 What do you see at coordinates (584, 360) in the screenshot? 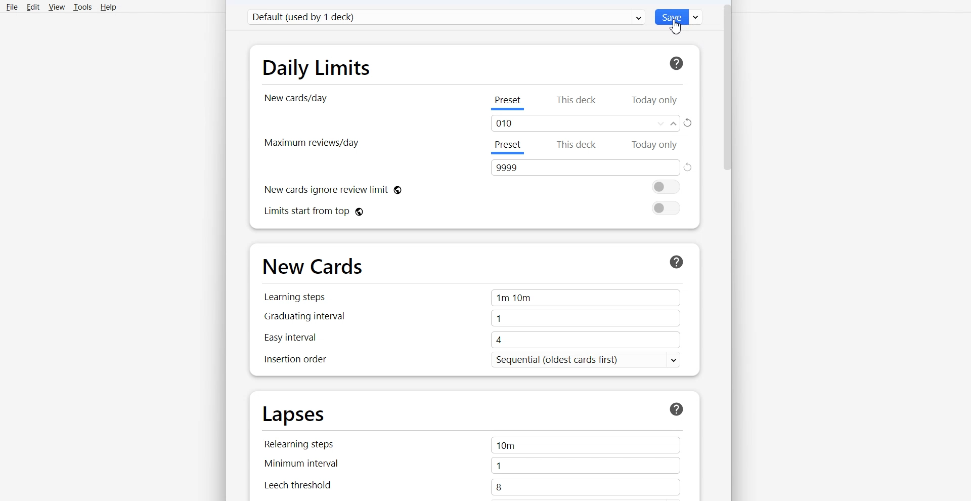
I see `Sequential (oldest cards first) v` at bounding box center [584, 360].